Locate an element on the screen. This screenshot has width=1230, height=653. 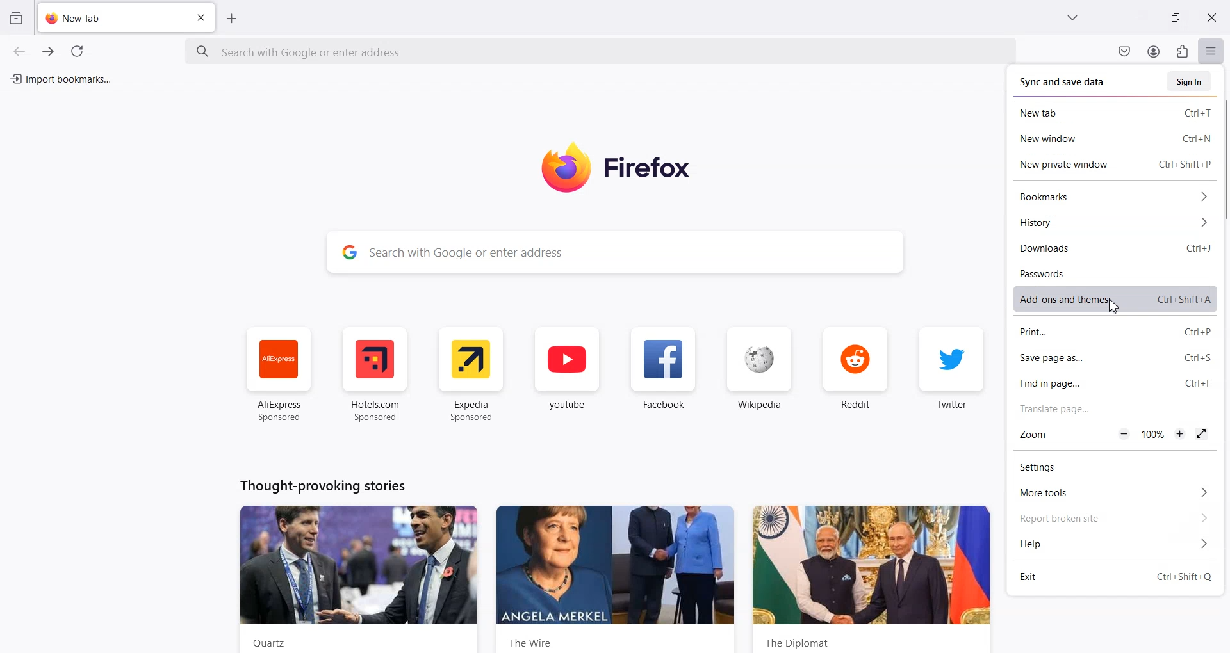
Facebook is located at coordinates (664, 372).